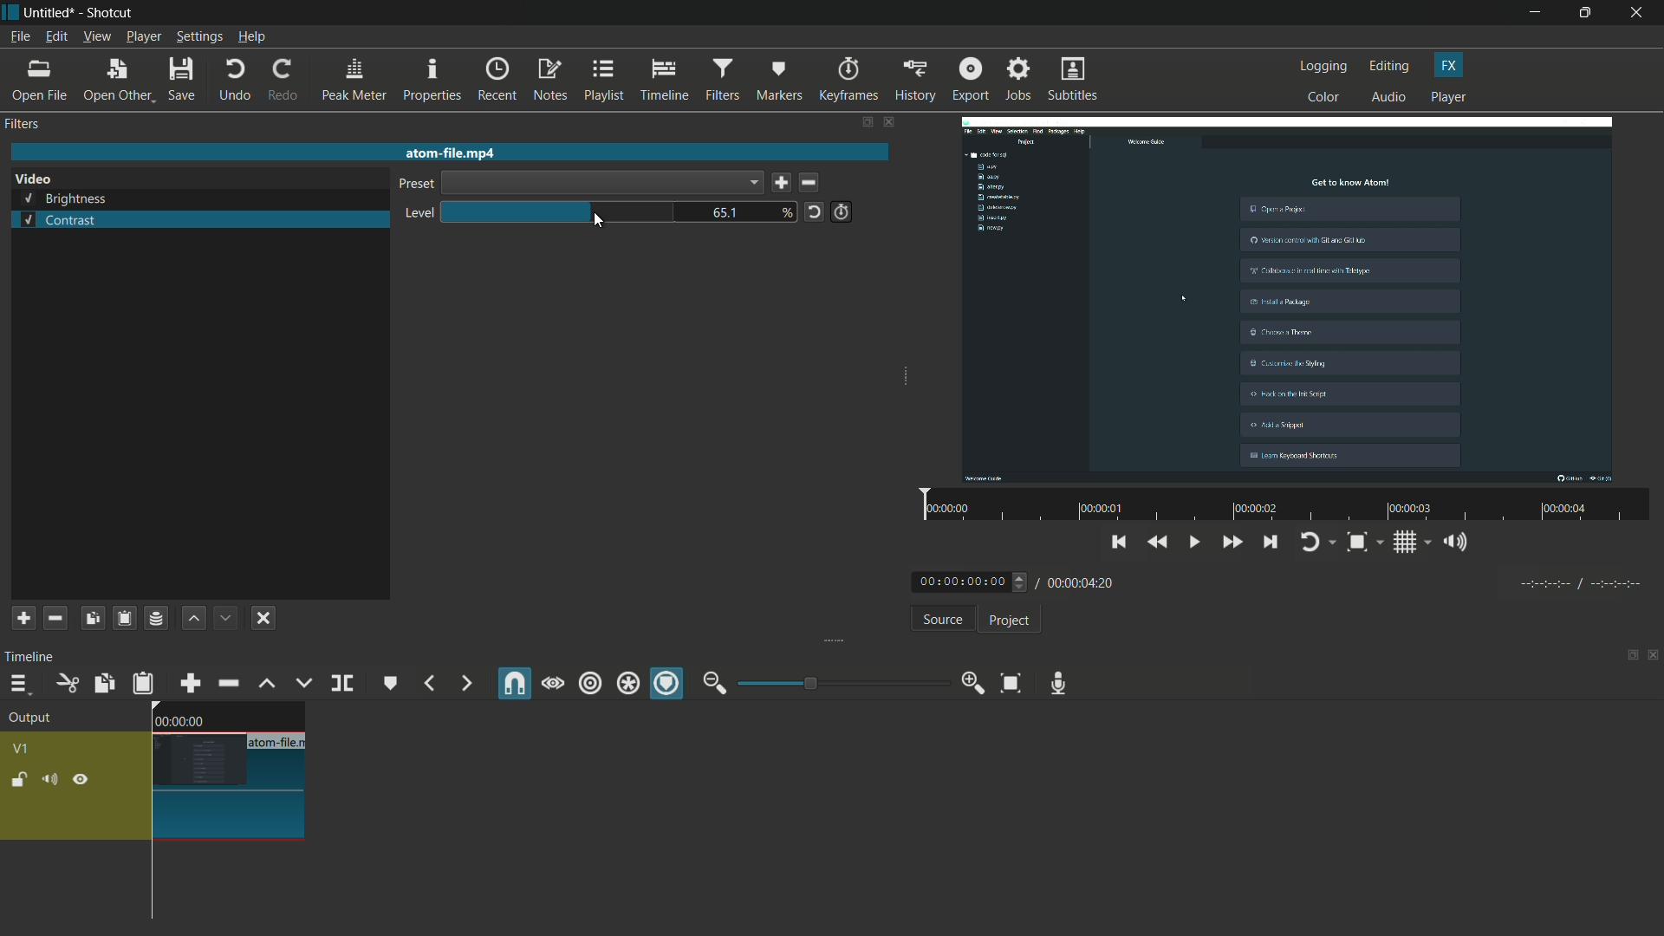 The image size is (1664, 936). What do you see at coordinates (788, 211) in the screenshot?
I see `%` at bounding box center [788, 211].